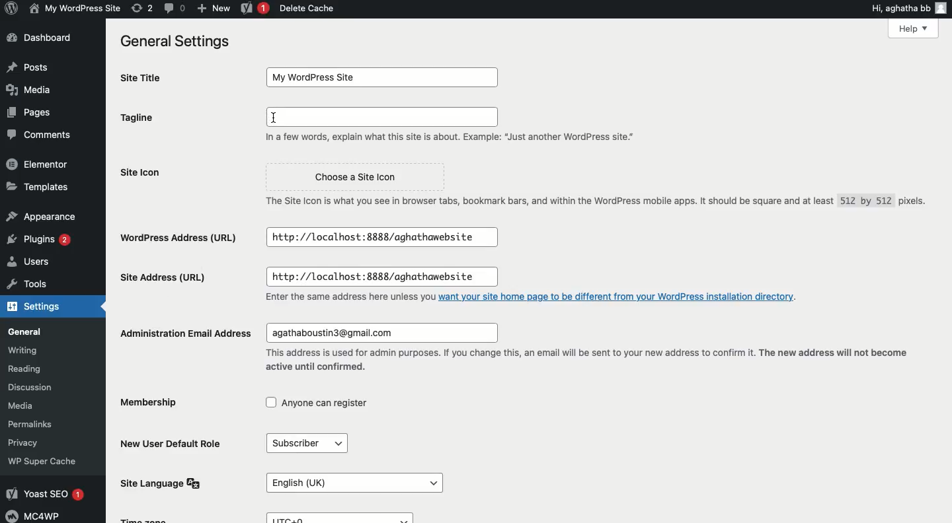 Image resolution: width=952 pixels, height=523 pixels. What do you see at coordinates (253, 9) in the screenshot?
I see `Yoast` at bounding box center [253, 9].